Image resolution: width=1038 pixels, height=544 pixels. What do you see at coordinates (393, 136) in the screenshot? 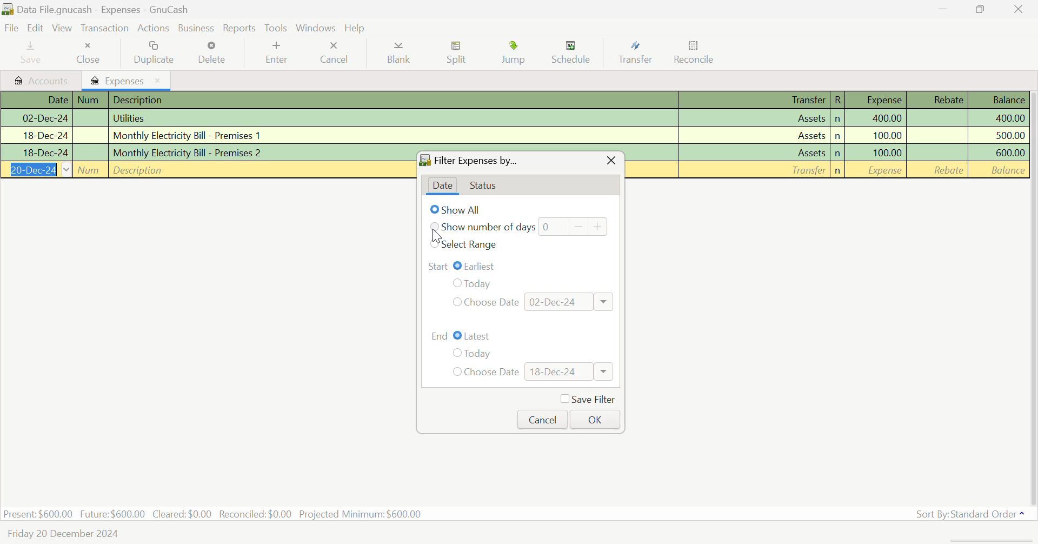
I see `Premises 1 Bill` at bounding box center [393, 136].